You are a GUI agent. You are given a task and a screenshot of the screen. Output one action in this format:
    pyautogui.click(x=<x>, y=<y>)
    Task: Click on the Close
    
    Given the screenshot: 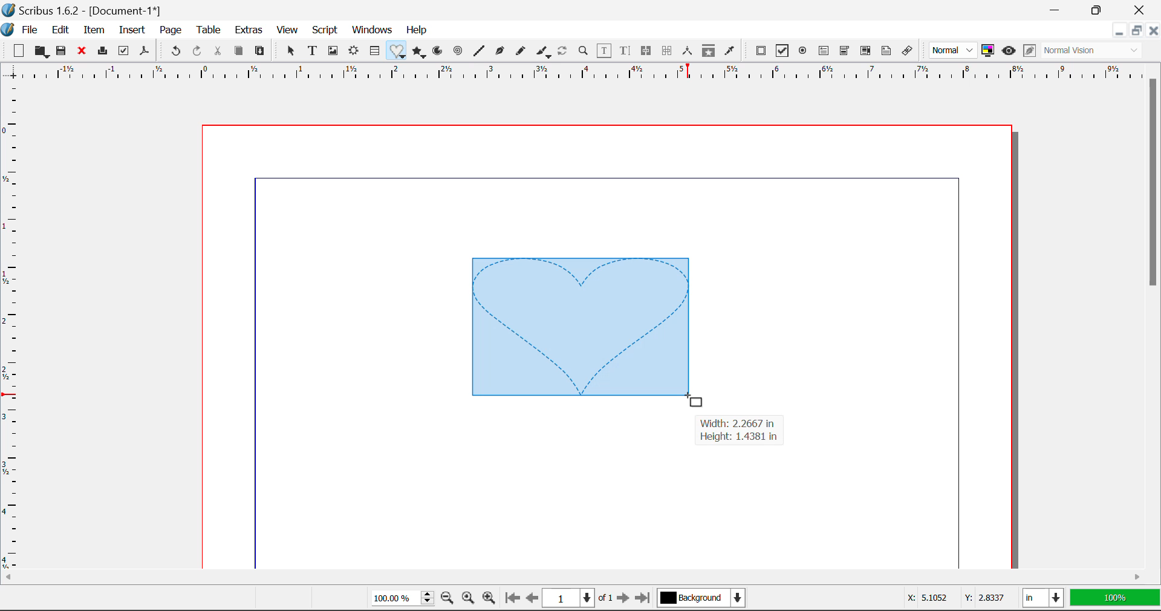 What is the action you would take?
    pyautogui.click(x=84, y=53)
    